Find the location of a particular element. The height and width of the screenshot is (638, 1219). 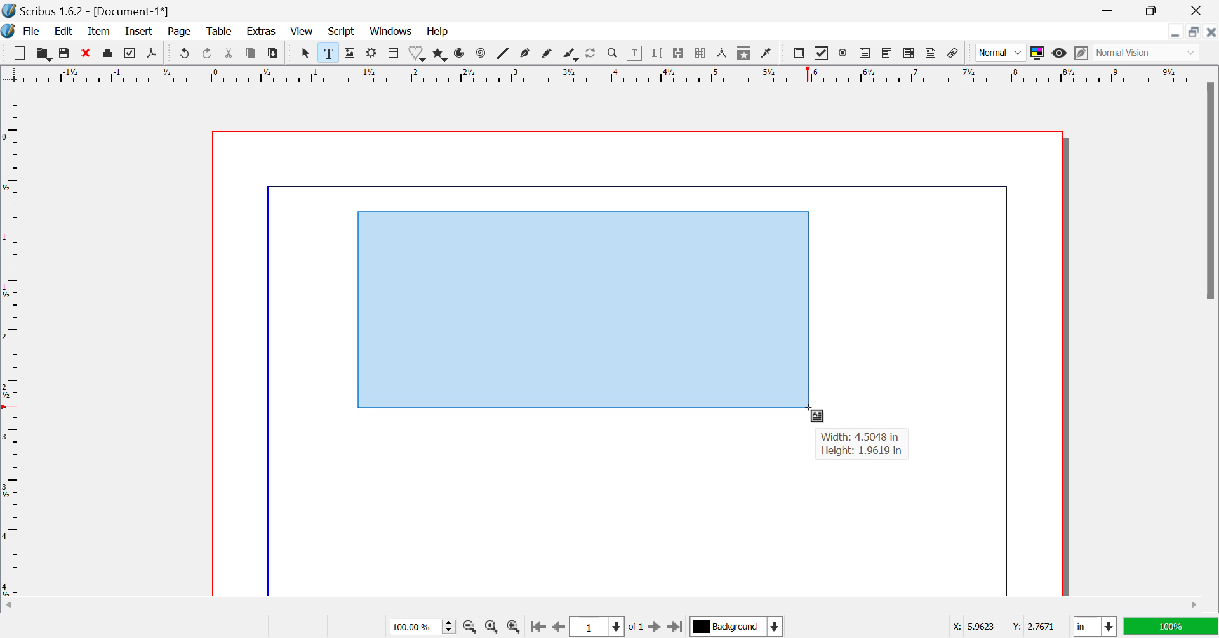

Spiral is located at coordinates (480, 56).